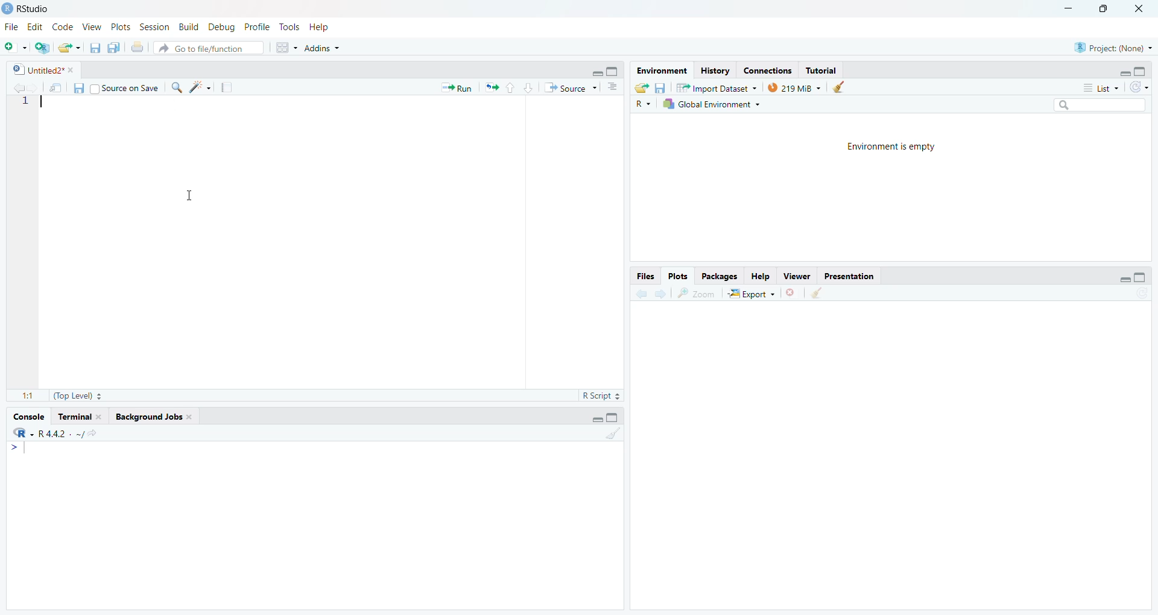 Image resolution: width=1158 pixels, height=615 pixels. What do you see at coordinates (322, 48) in the screenshot?
I see `Addins ~` at bounding box center [322, 48].